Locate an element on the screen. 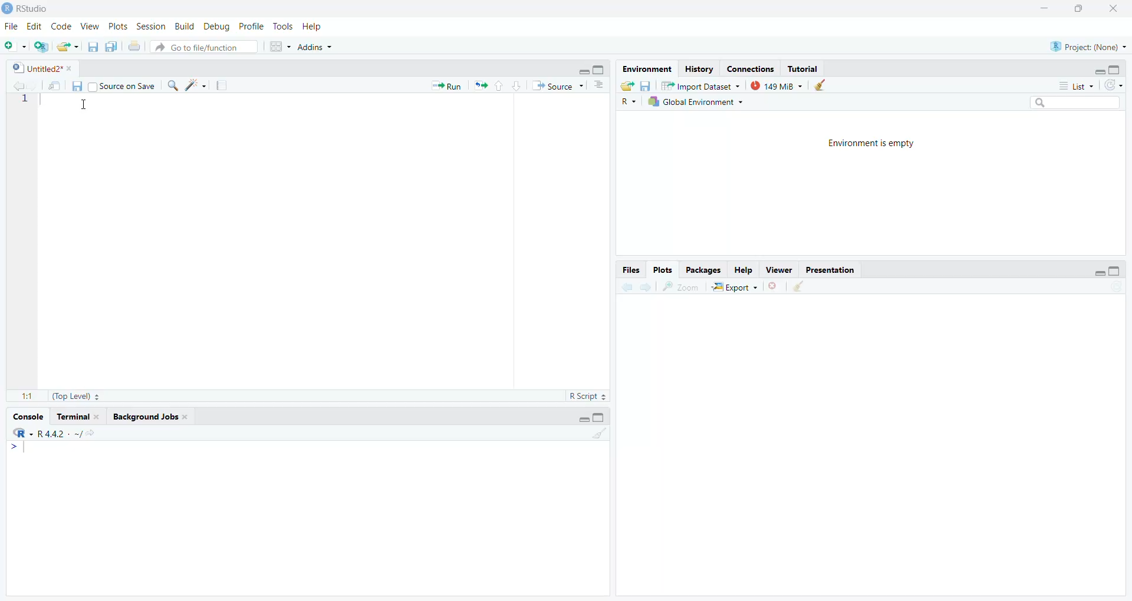  Code Tools is located at coordinates (198, 85).